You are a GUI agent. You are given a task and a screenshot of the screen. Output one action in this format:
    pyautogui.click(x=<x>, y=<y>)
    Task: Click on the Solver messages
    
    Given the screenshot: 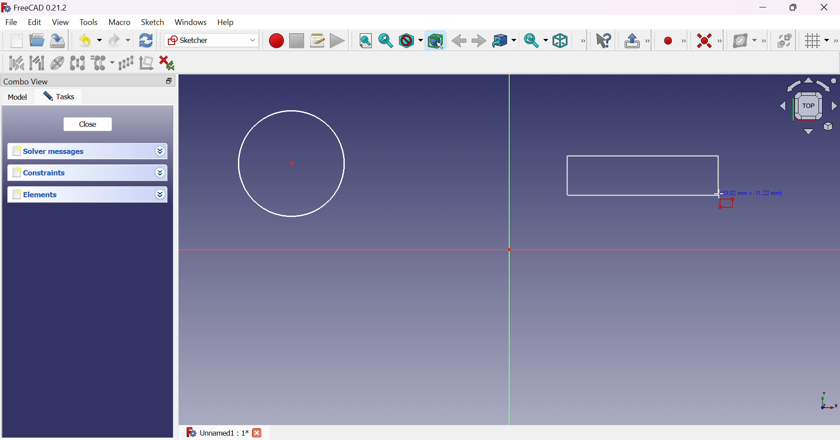 What is the action you would take?
    pyautogui.click(x=48, y=151)
    